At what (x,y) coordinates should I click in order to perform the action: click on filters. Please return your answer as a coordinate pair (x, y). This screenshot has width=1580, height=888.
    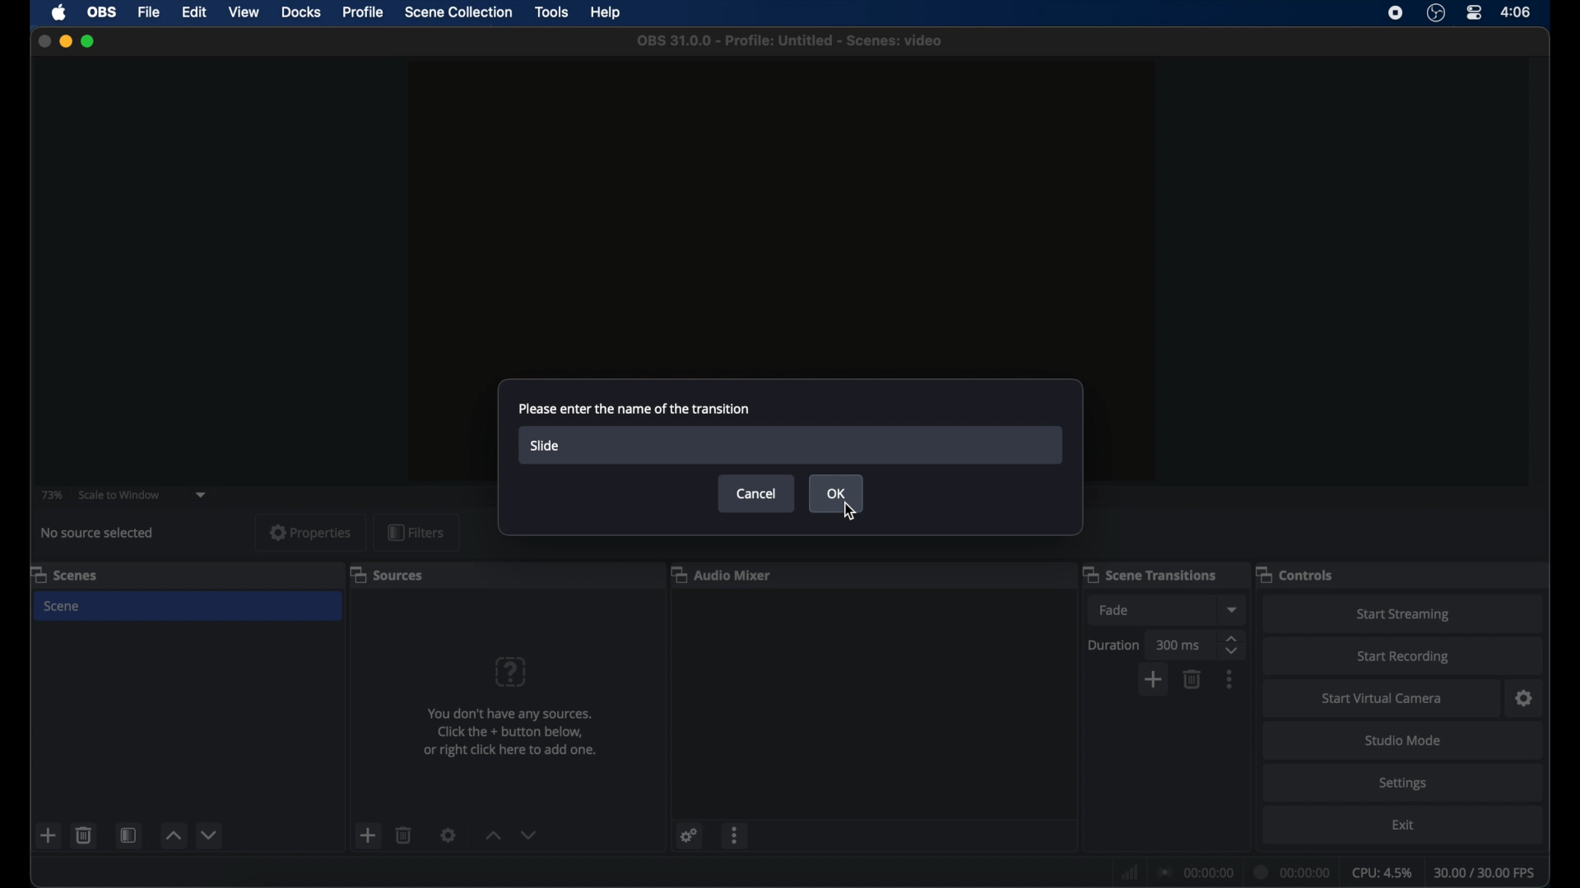
    Looking at the image, I should click on (415, 531).